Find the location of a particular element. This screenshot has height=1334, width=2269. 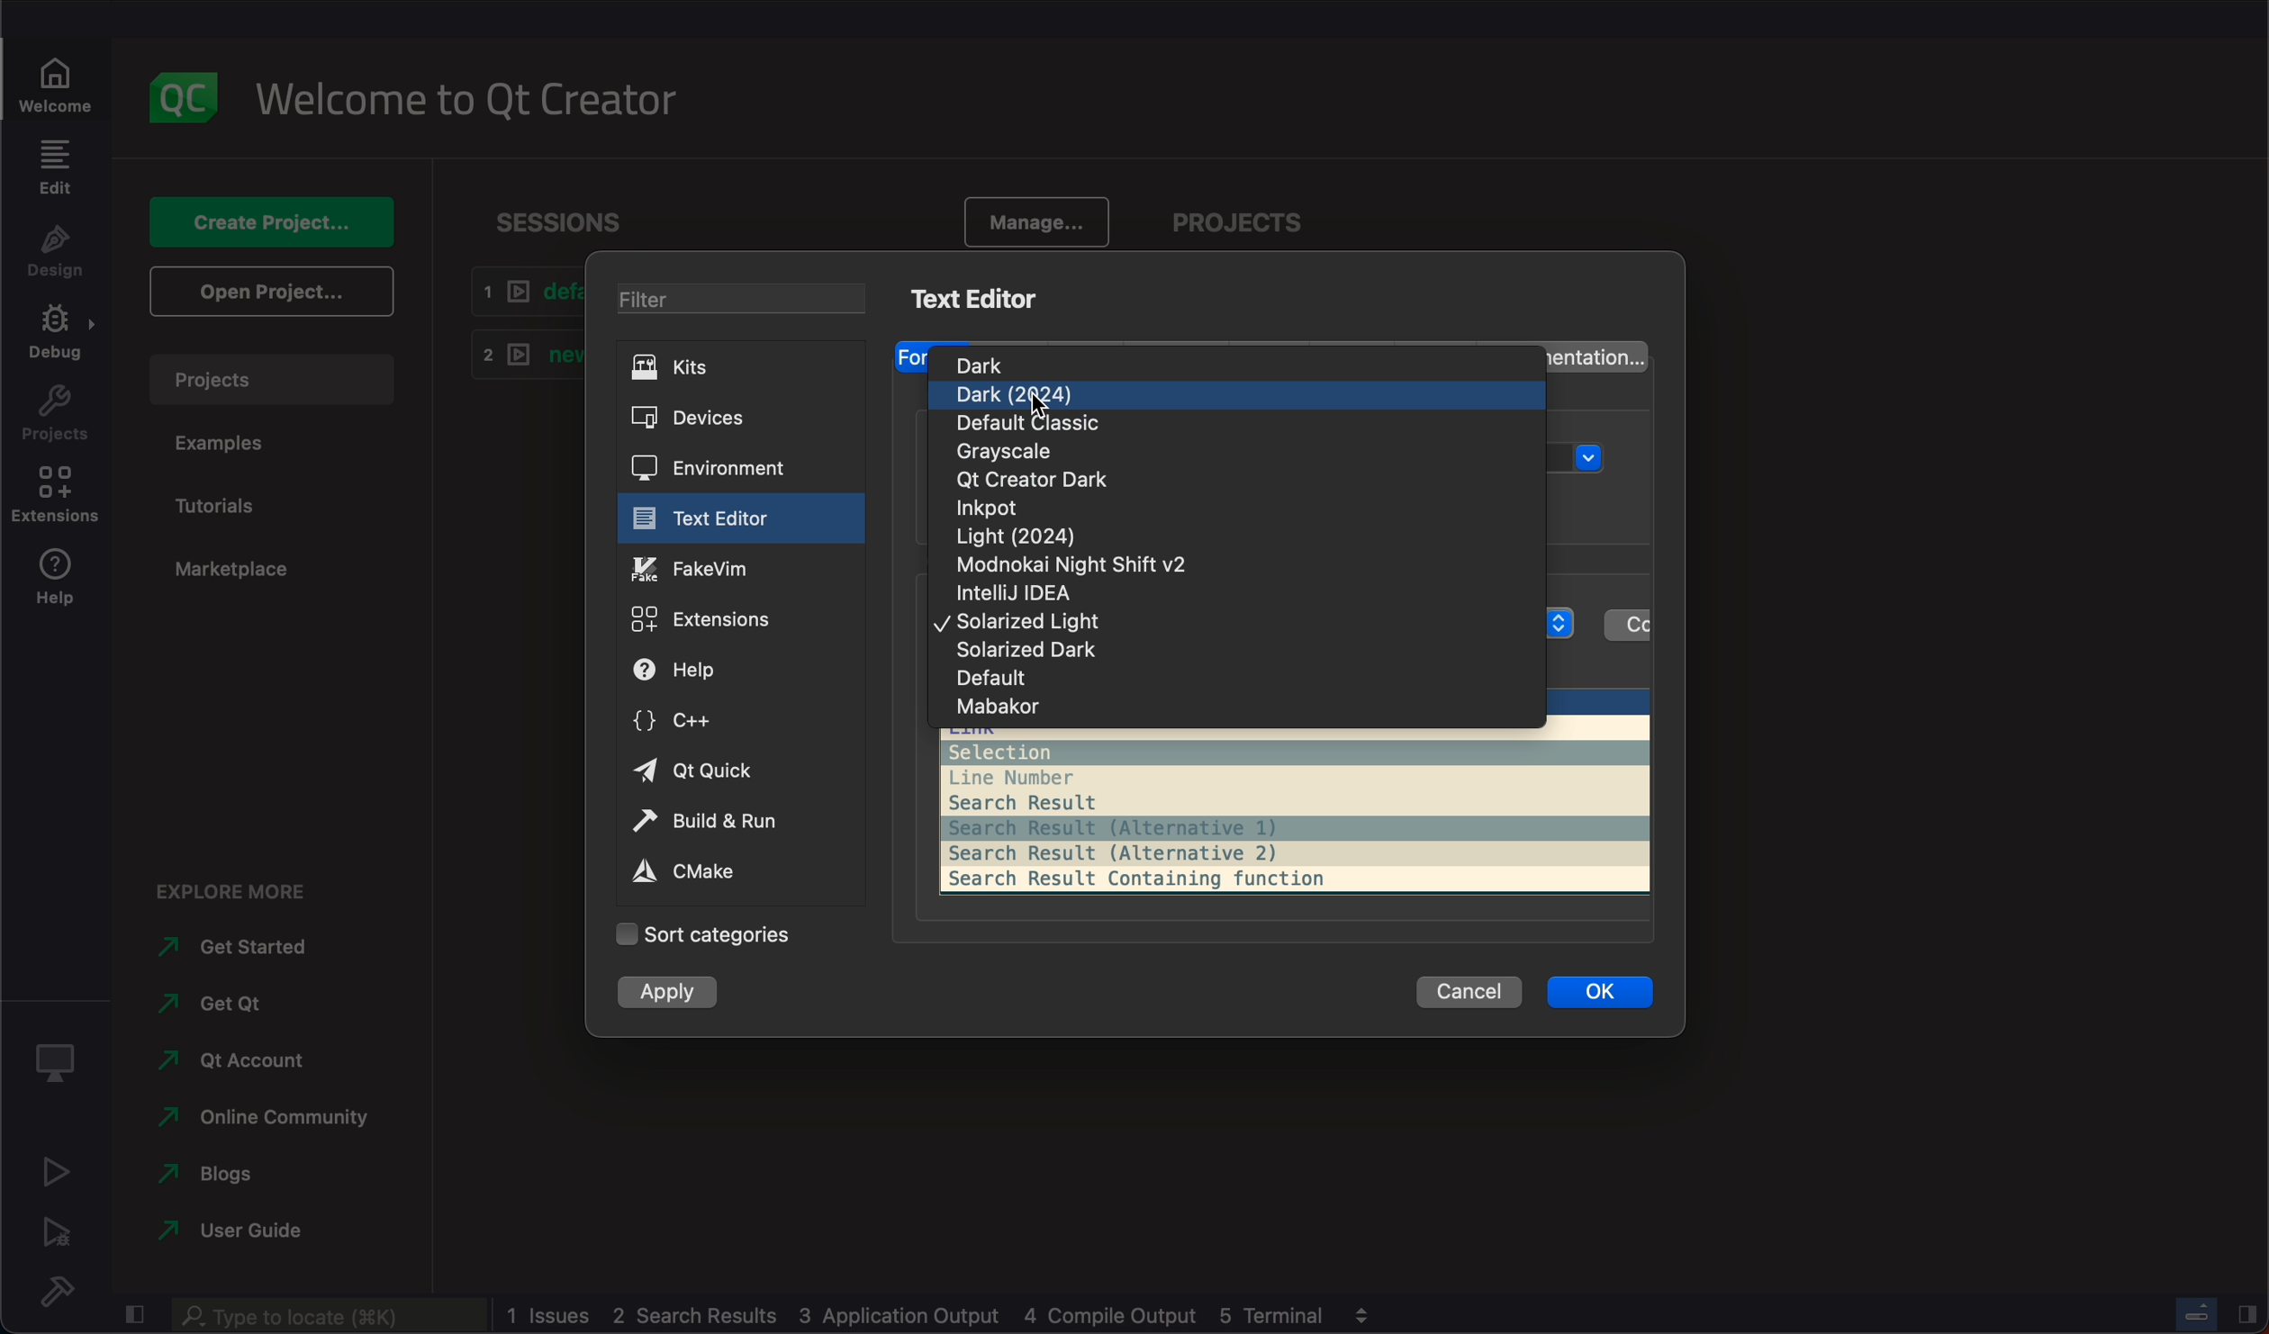

view output is located at coordinates (1367, 1312).